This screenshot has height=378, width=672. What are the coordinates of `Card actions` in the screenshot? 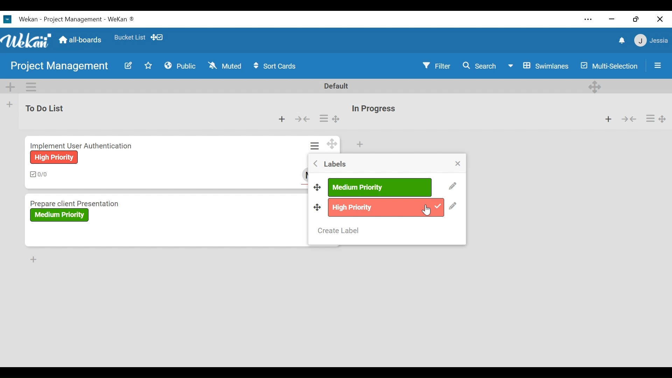 It's located at (323, 119).